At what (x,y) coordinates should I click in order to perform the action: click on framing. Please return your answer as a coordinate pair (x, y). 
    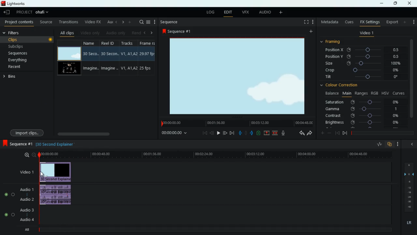
    Looking at the image, I should click on (332, 41).